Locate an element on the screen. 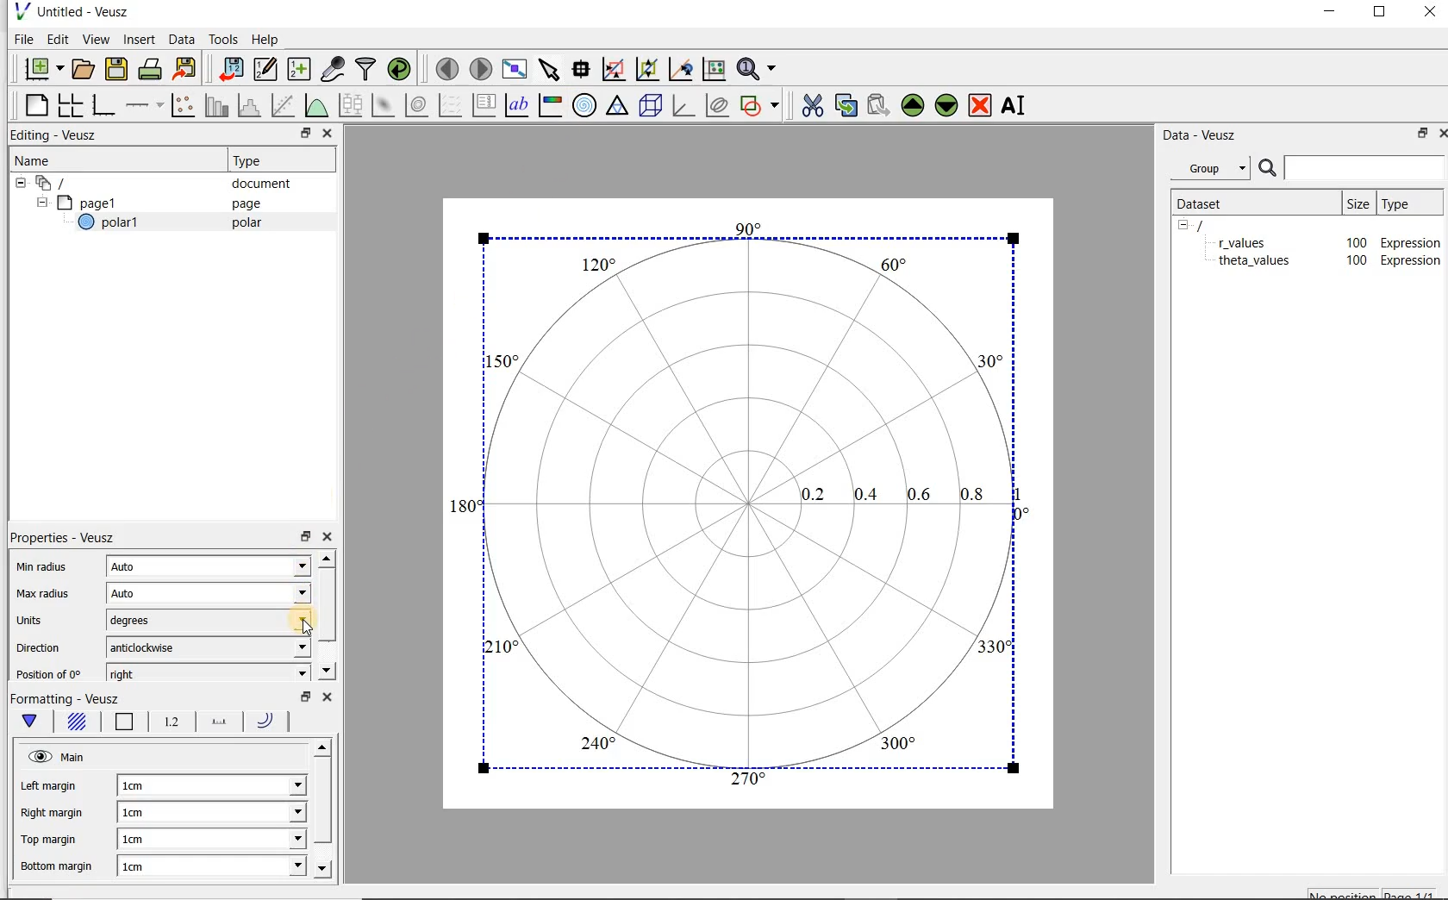  view plot full screen is located at coordinates (513, 67).